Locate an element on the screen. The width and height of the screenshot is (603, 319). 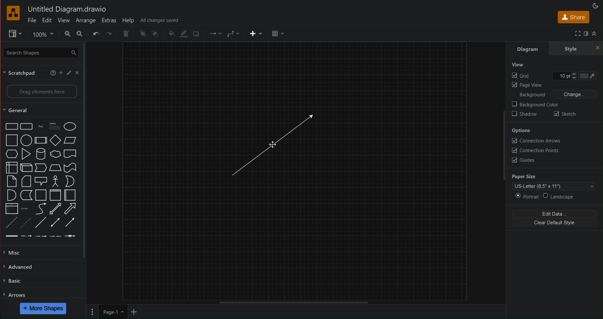
Background Color is located at coordinates (535, 105).